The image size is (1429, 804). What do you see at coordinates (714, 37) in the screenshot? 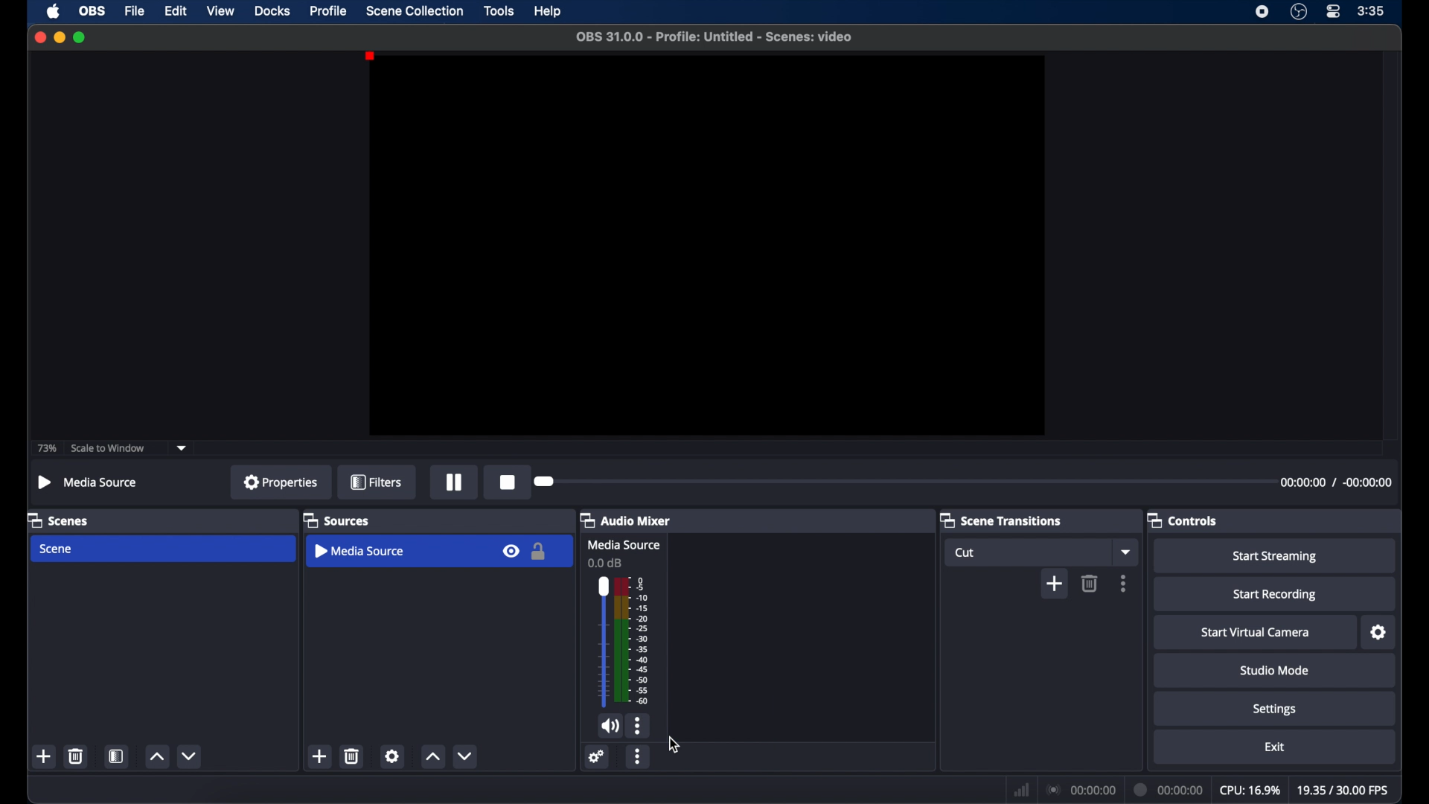
I see `file name` at bounding box center [714, 37].